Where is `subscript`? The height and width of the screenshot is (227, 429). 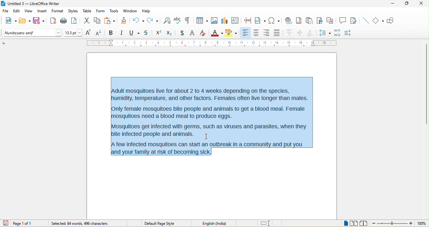 subscript is located at coordinates (171, 32).